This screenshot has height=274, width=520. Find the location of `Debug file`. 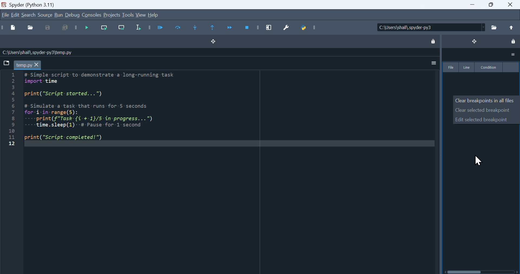

Debug file is located at coordinates (161, 28).